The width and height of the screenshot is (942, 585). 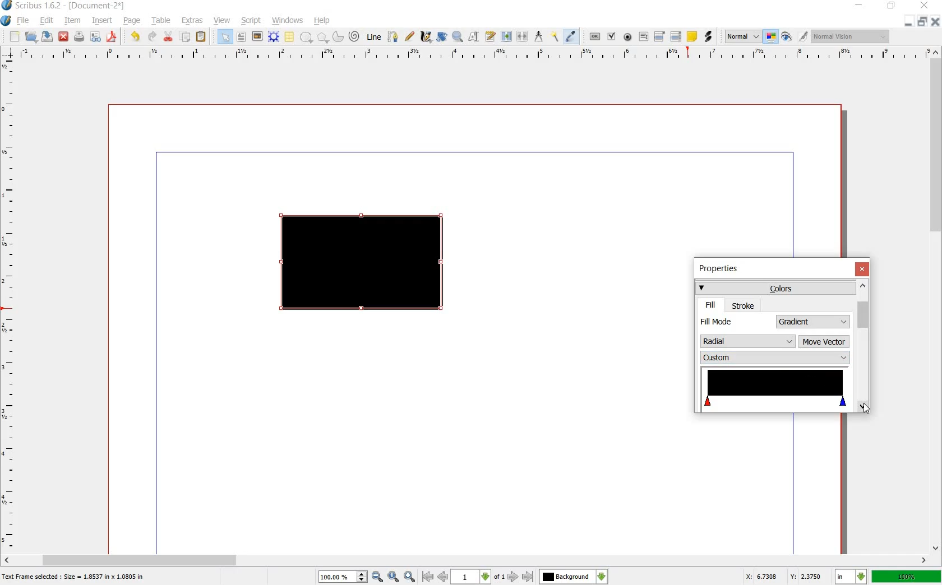 What do you see at coordinates (571, 37) in the screenshot?
I see `eye dropper` at bounding box center [571, 37].